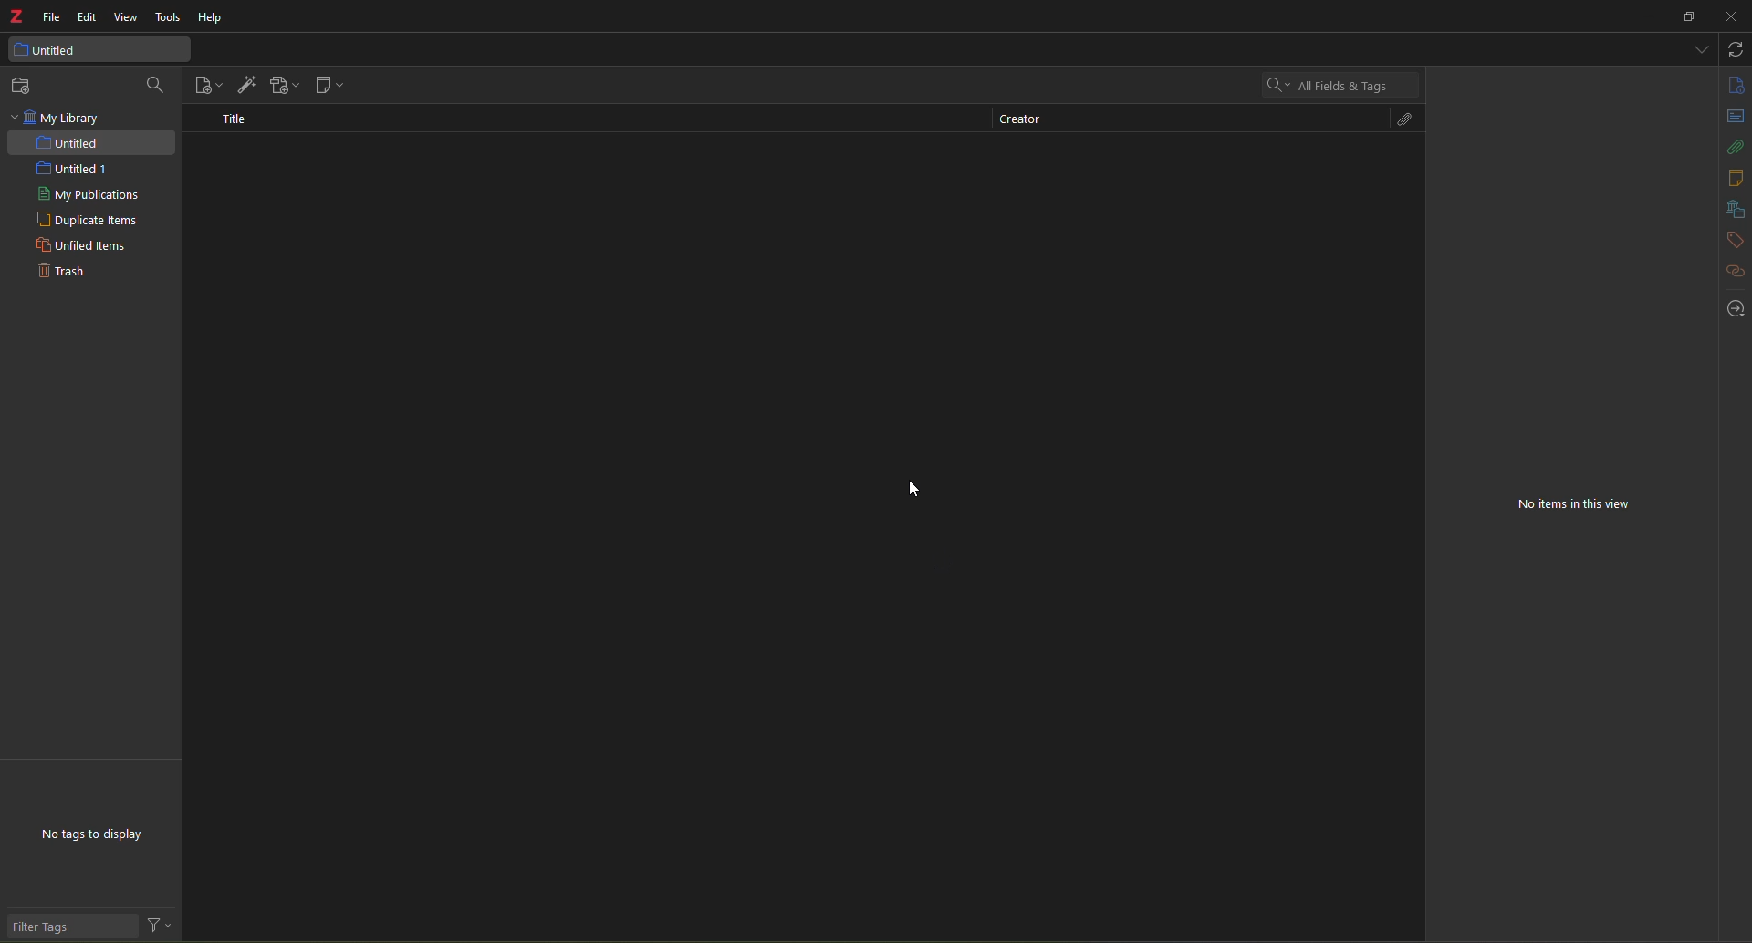 Image resolution: width=1752 pixels, height=943 pixels. I want to click on attach, so click(1736, 147).